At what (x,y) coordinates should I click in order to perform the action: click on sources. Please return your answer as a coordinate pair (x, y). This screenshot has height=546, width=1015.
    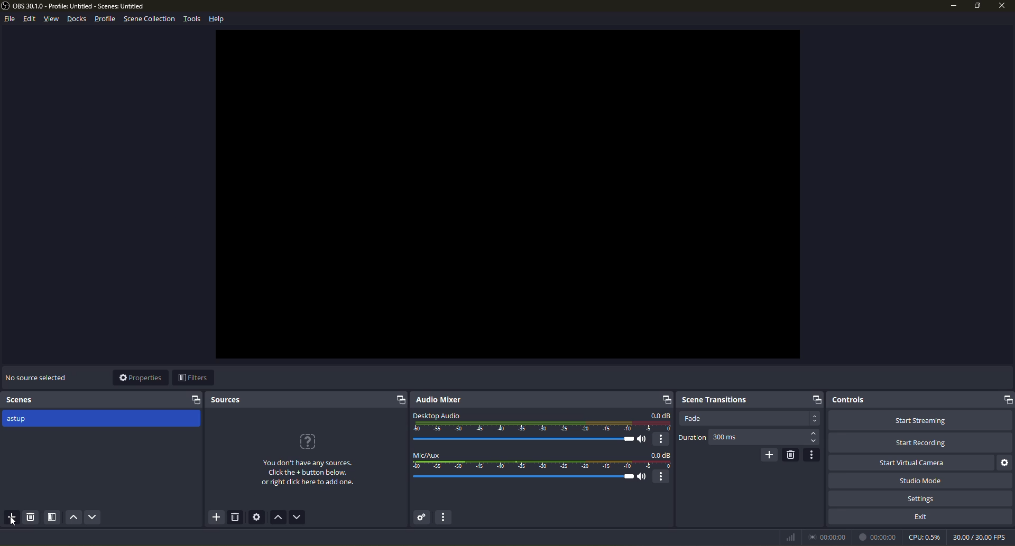
    Looking at the image, I should click on (226, 400).